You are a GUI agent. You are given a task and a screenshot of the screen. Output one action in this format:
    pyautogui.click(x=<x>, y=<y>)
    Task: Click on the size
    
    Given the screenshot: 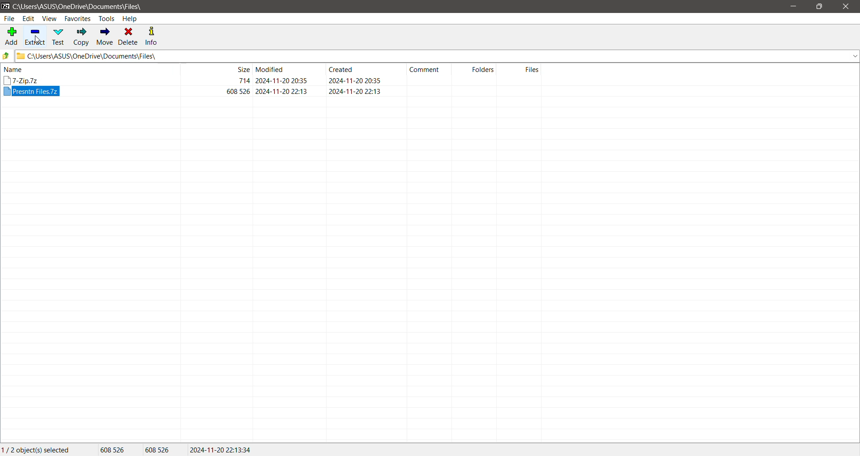 What is the action you would take?
    pyautogui.click(x=244, y=80)
    